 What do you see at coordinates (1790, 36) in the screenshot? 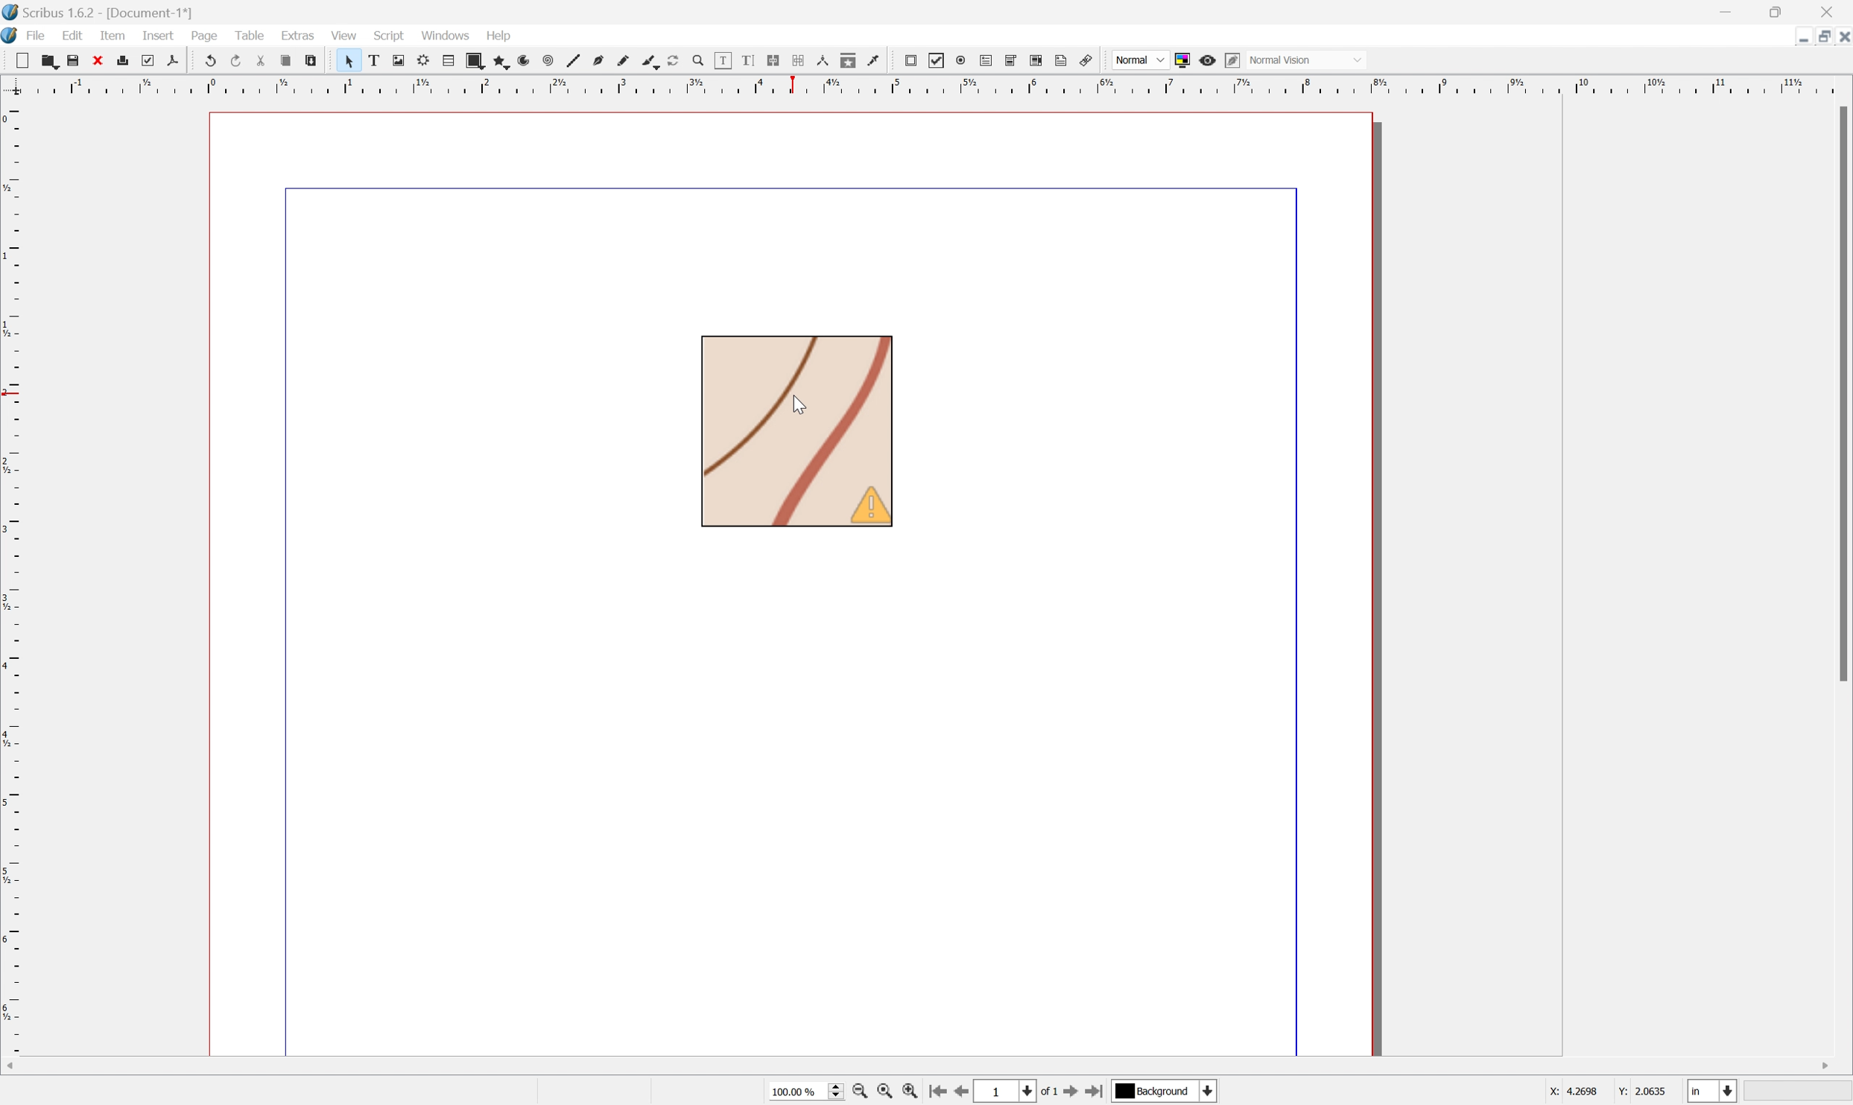
I see `Minimize` at bounding box center [1790, 36].